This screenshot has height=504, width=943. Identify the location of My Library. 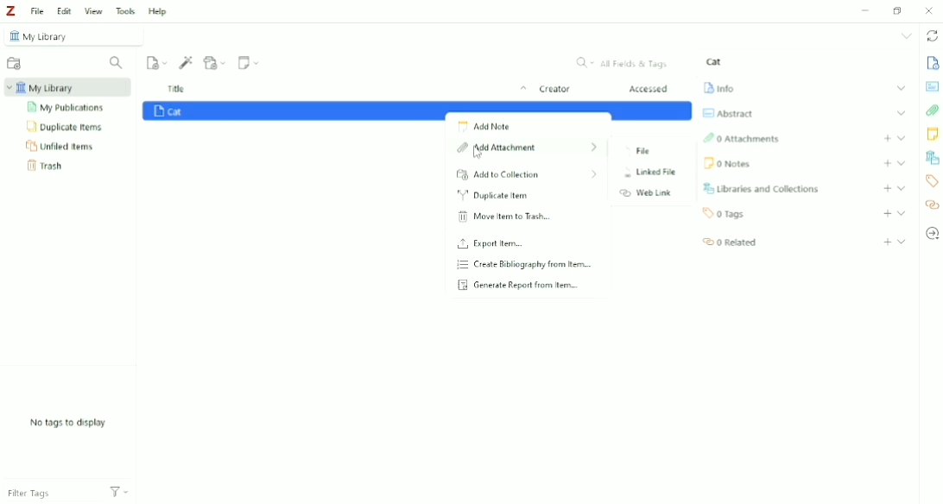
(75, 35).